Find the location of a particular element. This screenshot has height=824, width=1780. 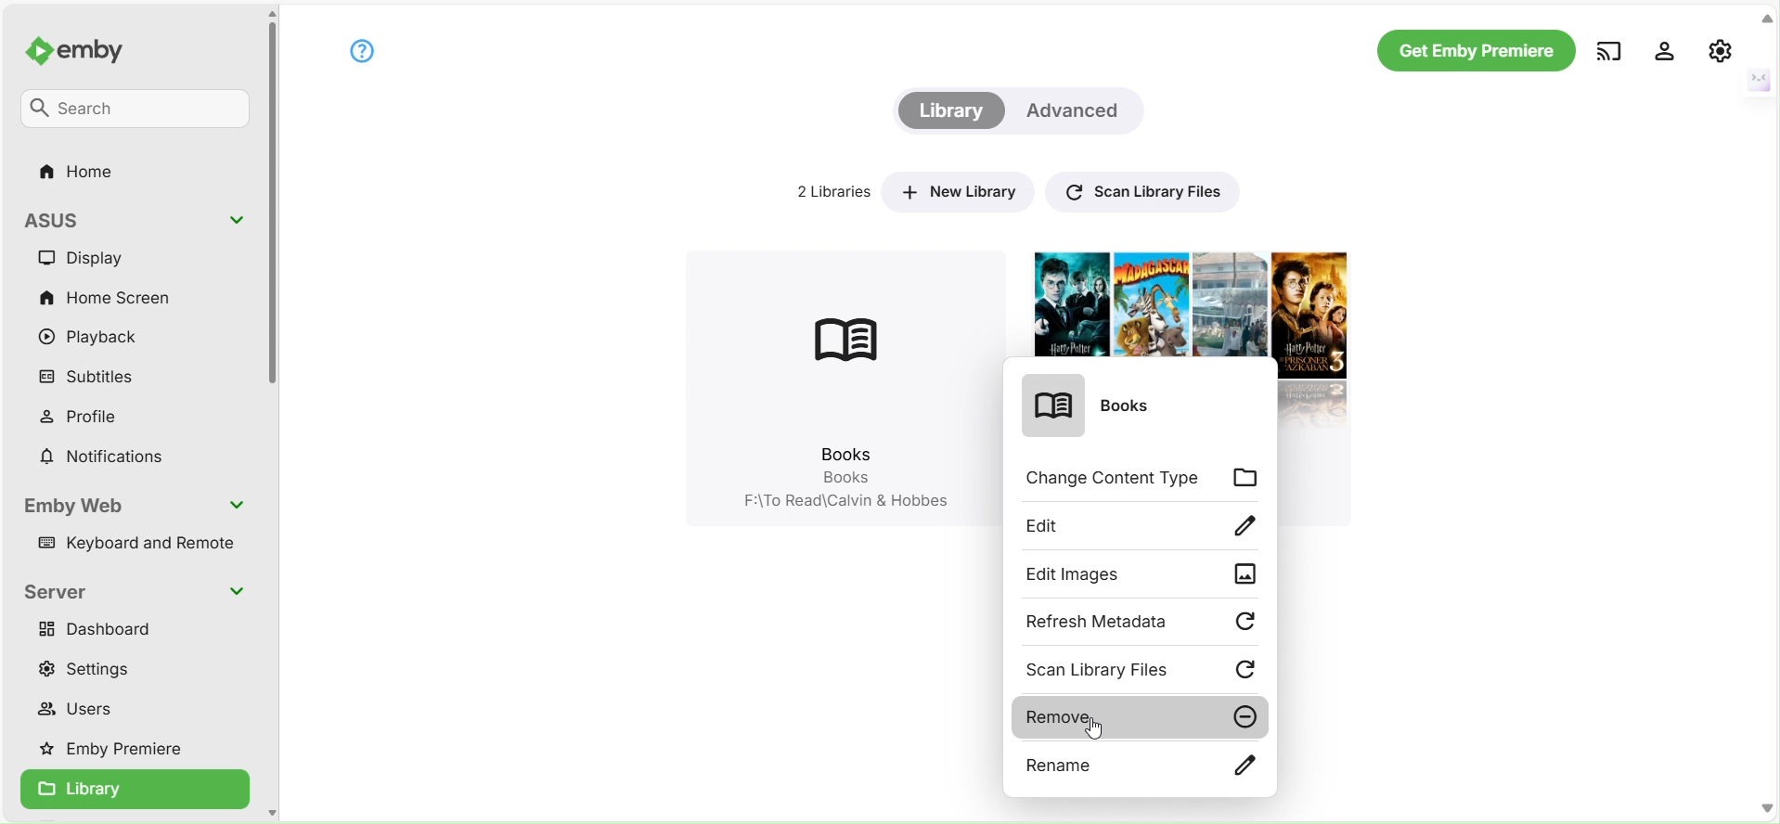

collapse is located at coordinates (1767, 19).